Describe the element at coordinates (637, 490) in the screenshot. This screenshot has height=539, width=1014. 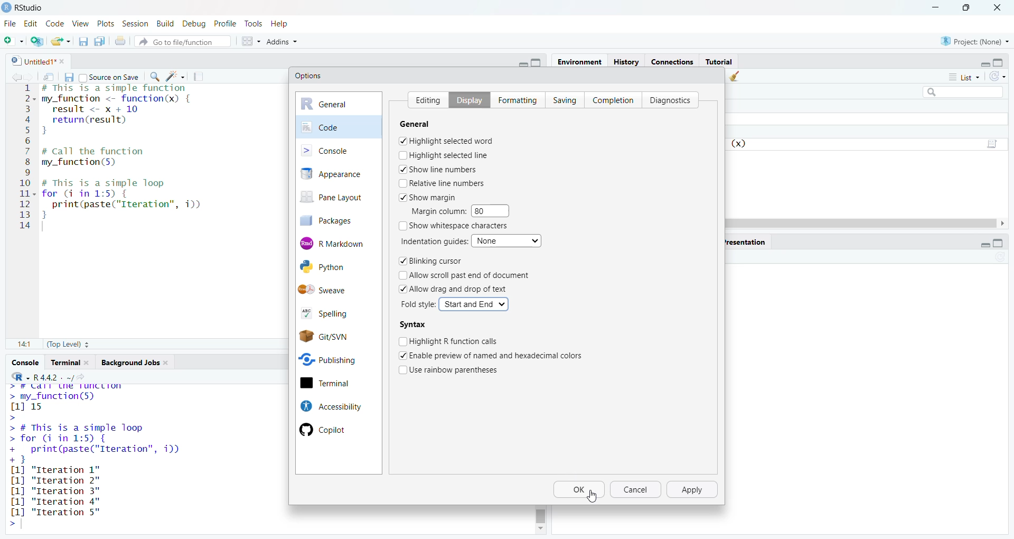
I see `cancel` at that location.